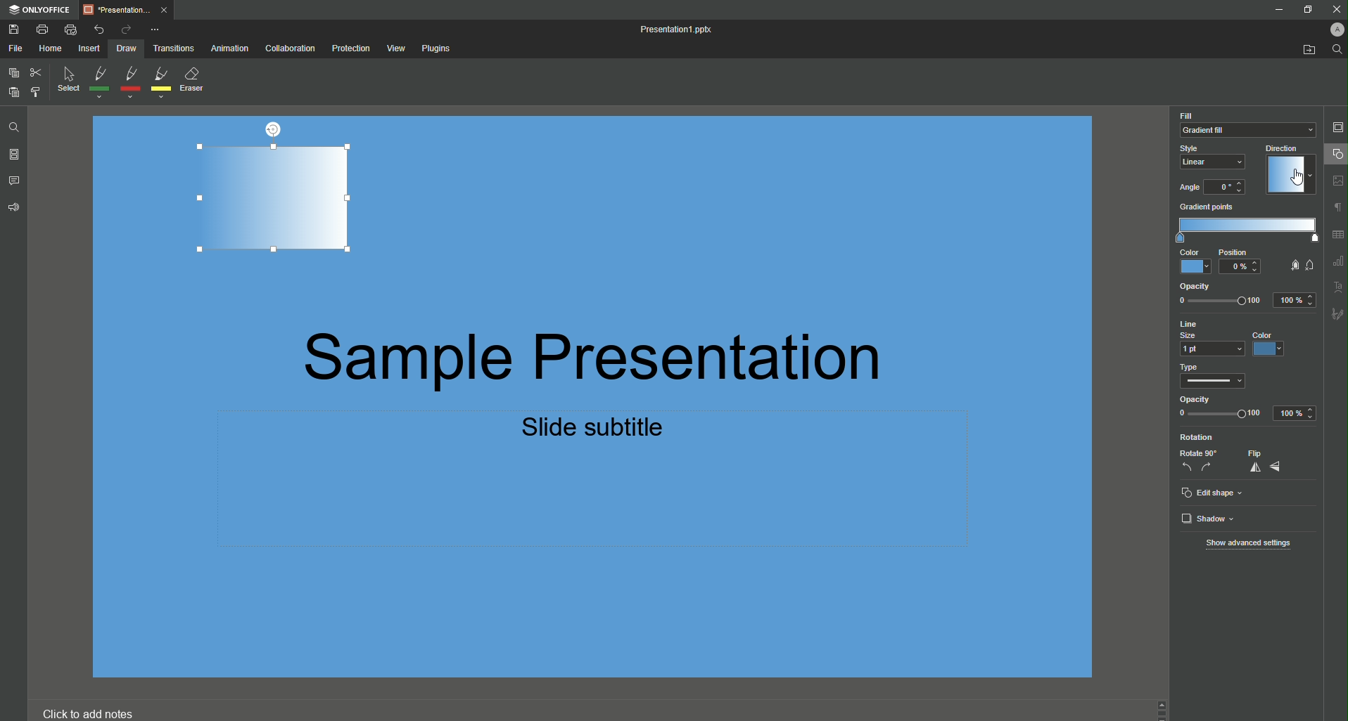  Describe the element at coordinates (72, 29) in the screenshot. I see `Quick Print` at that location.